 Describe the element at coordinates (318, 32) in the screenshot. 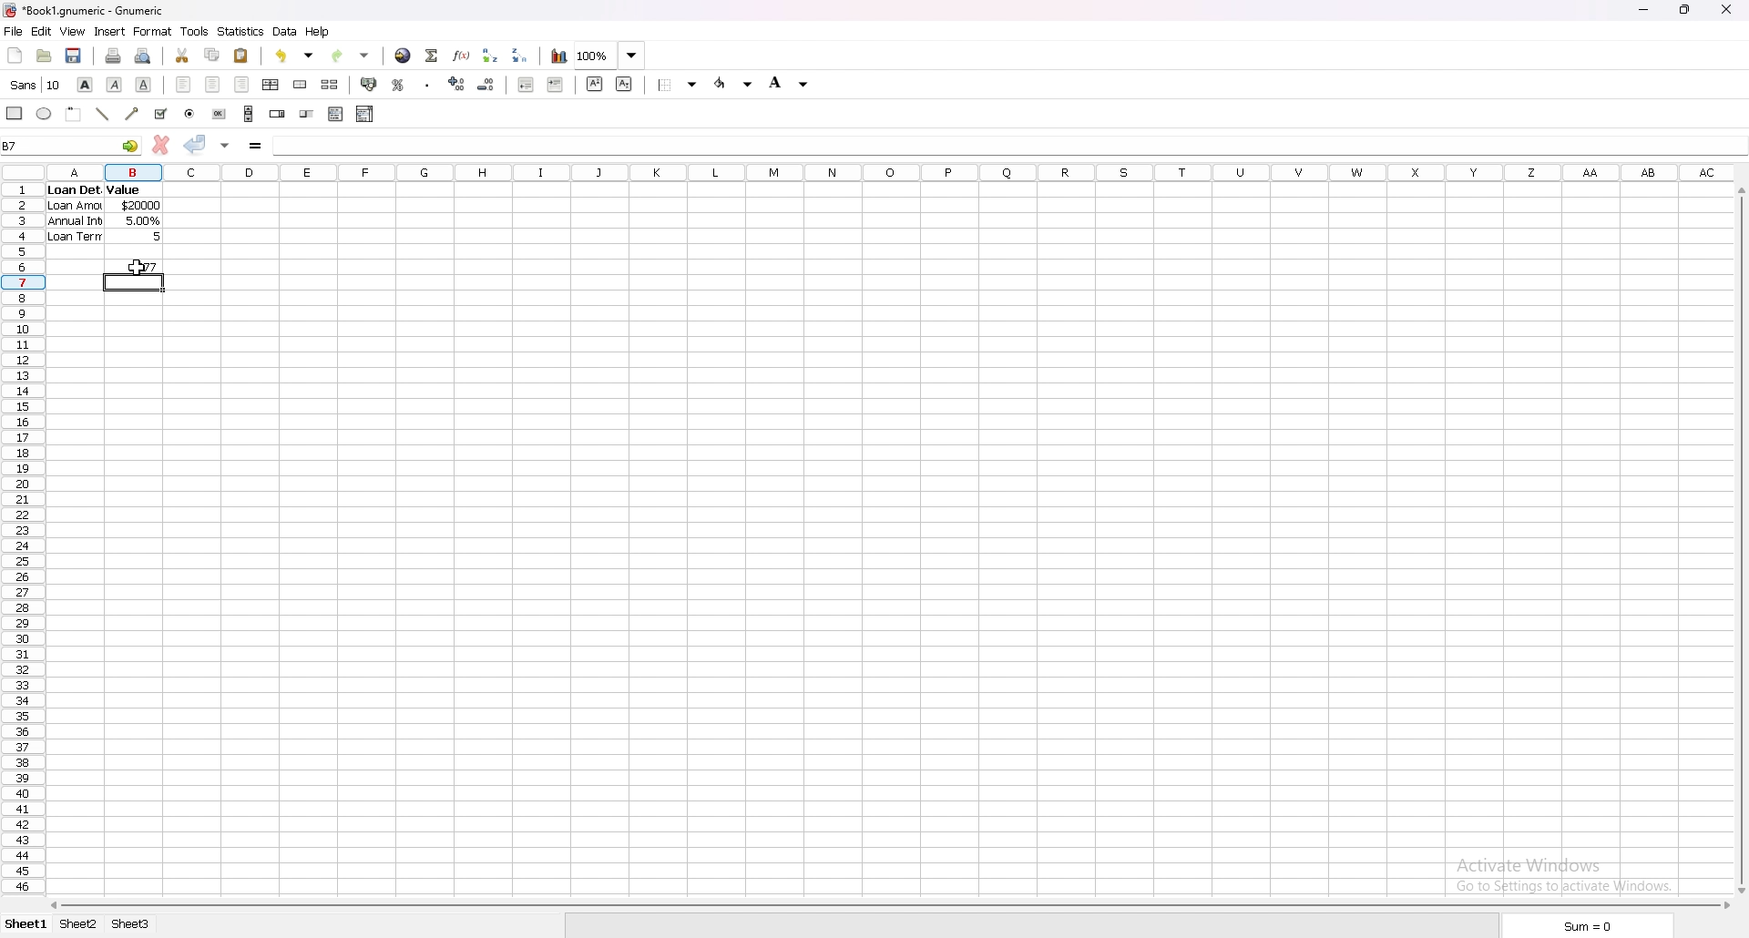

I see `help` at that location.